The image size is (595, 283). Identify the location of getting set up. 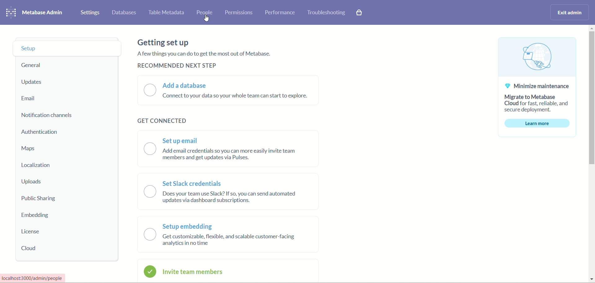
(162, 43).